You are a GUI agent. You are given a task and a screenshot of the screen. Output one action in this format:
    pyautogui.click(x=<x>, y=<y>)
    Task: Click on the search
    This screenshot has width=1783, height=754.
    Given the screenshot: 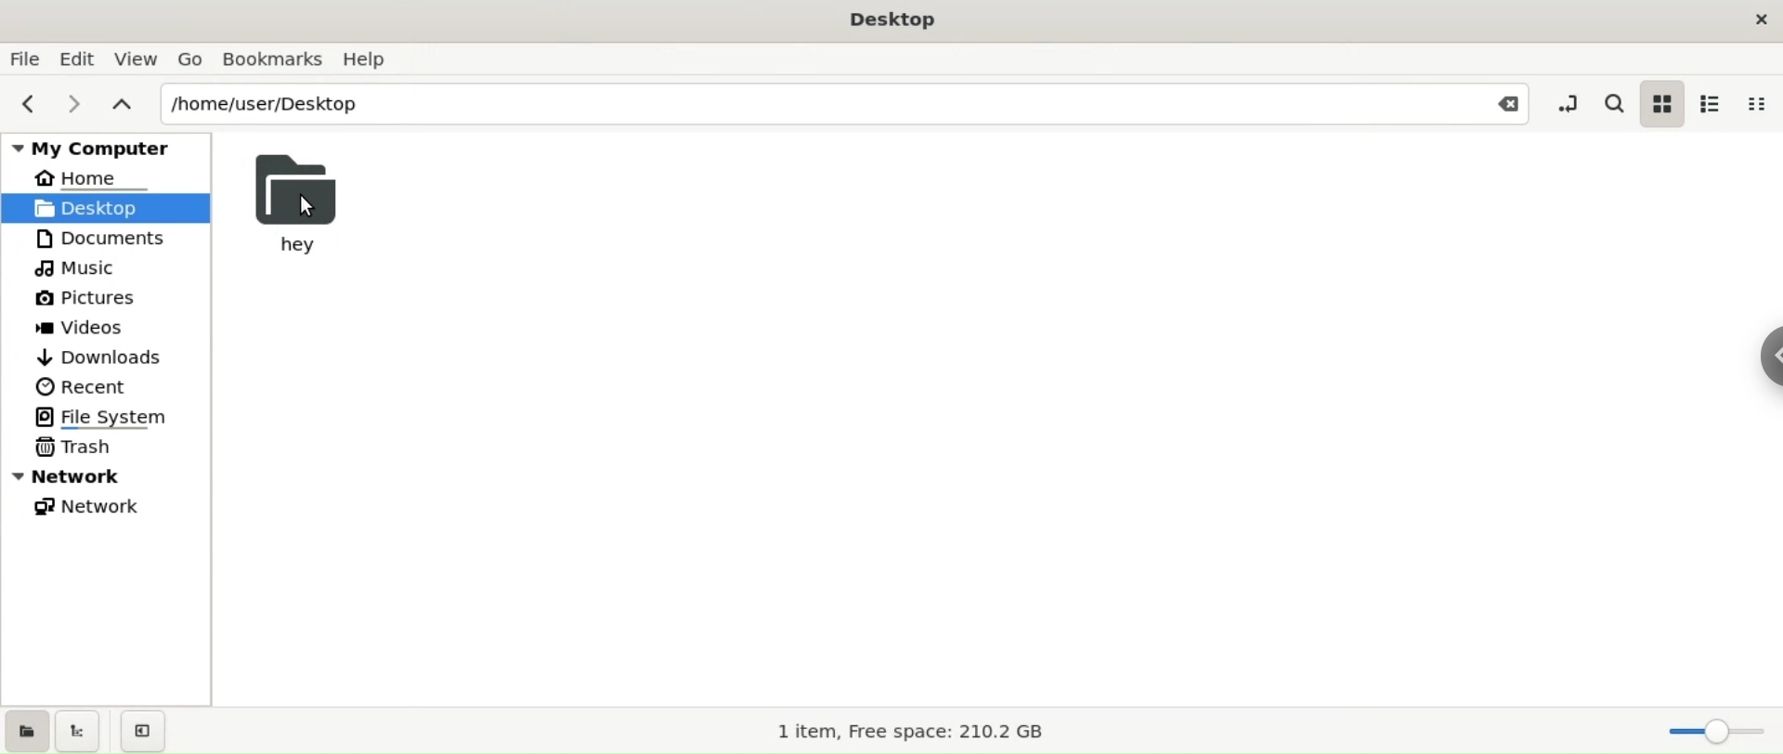 What is the action you would take?
    pyautogui.click(x=1615, y=101)
    